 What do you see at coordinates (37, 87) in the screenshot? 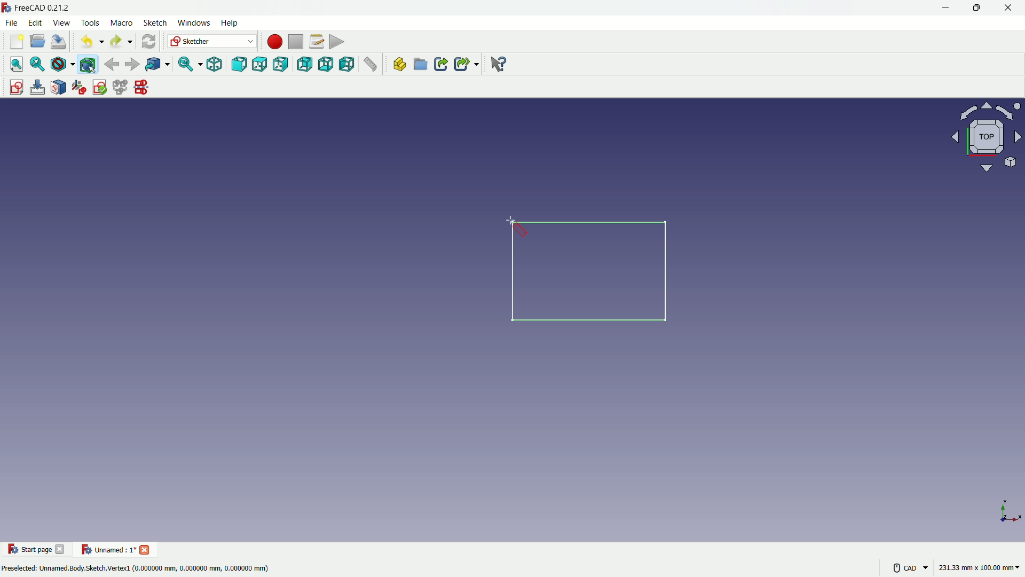
I see `edit sketch` at bounding box center [37, 87].